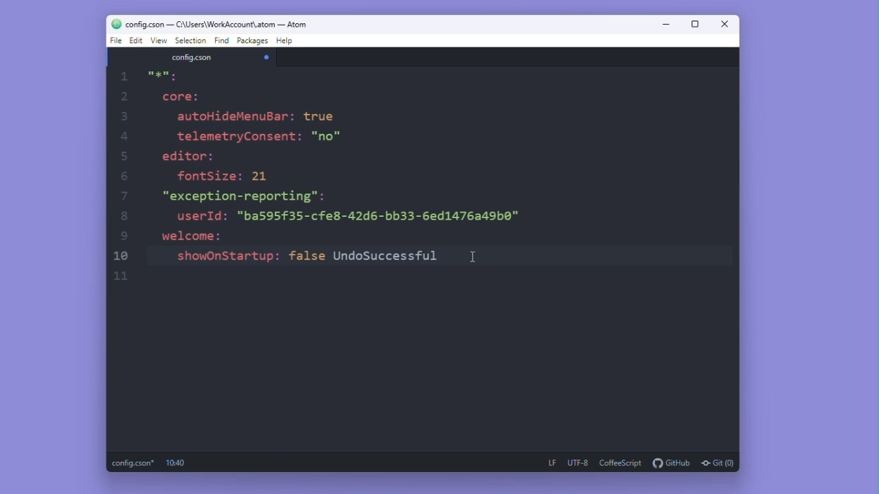 The width and height of the screenshot is (879, 494). What do you see at coordinates (549, 462) in the screenshot?
I see `LF` at bounding box center [549, 462].